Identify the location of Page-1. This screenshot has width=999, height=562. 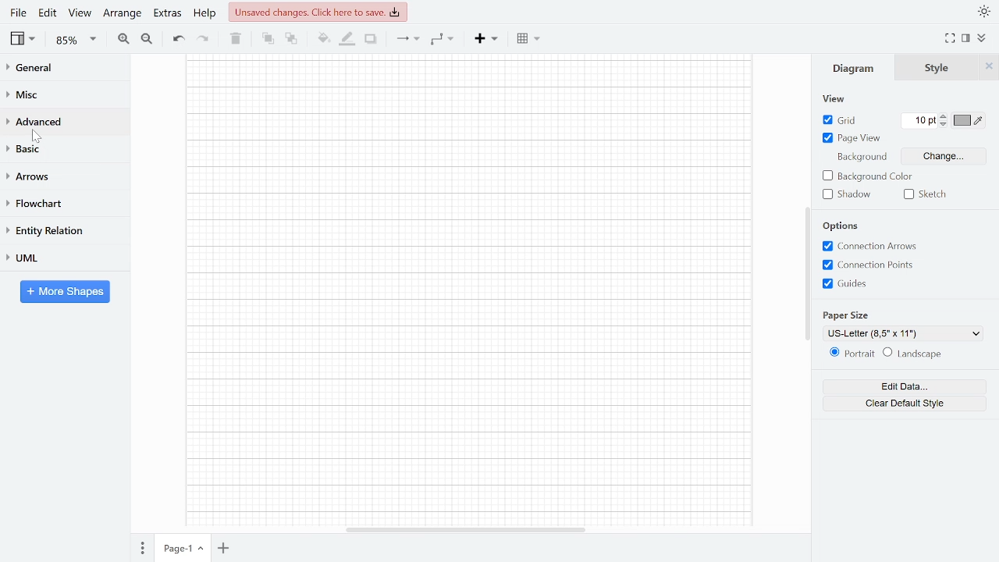
(183, 546).